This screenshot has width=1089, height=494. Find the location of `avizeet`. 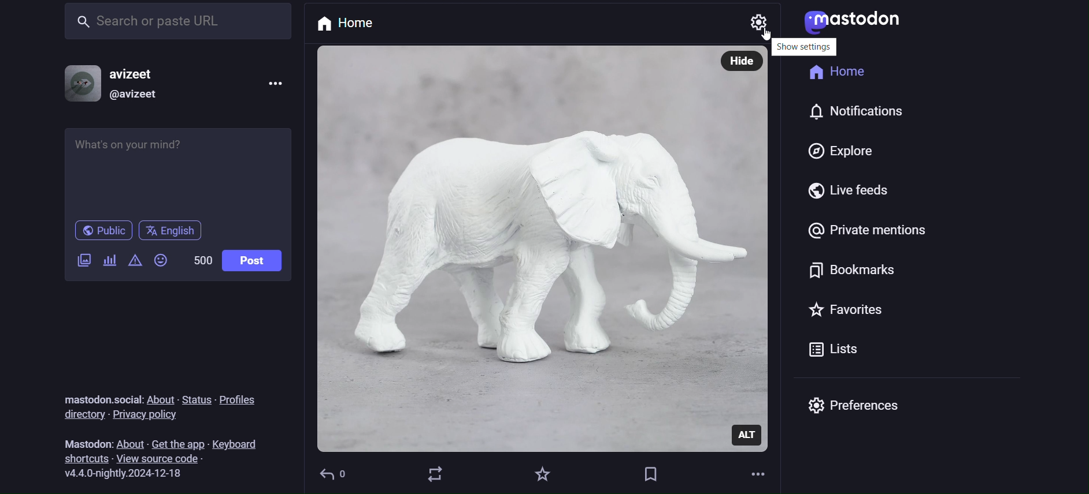

avizeet is located at coordinates (140, 73).